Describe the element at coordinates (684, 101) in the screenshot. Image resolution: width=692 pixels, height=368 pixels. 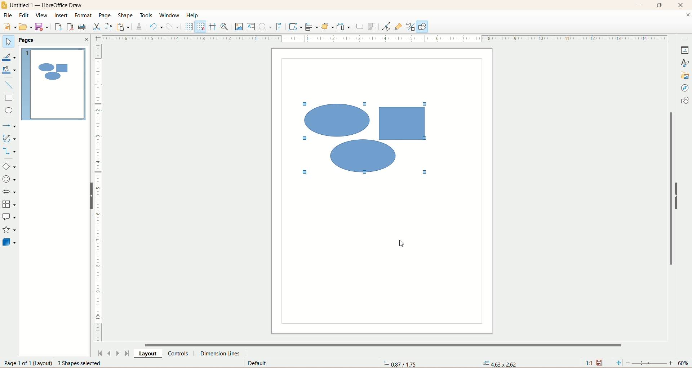
I see `shapes` at that location.